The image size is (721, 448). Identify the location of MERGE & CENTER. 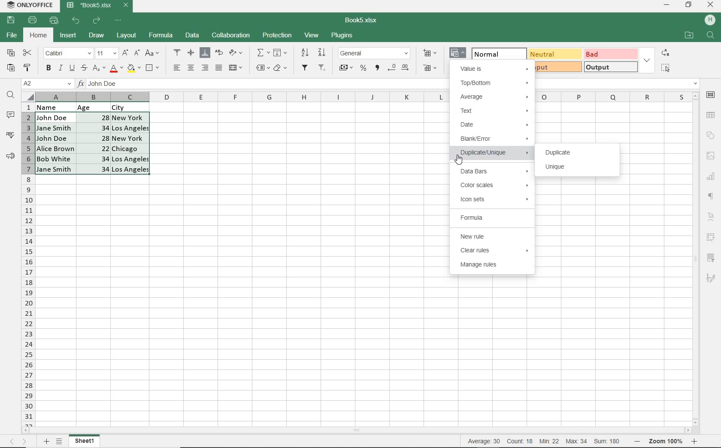
(236, 68).